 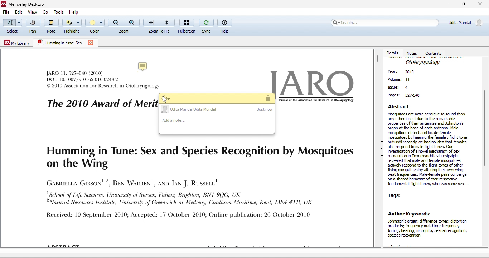 What do you see at coordinates (393, 53) in the screenshot?
I see `details` at bounding box center [393, 53].